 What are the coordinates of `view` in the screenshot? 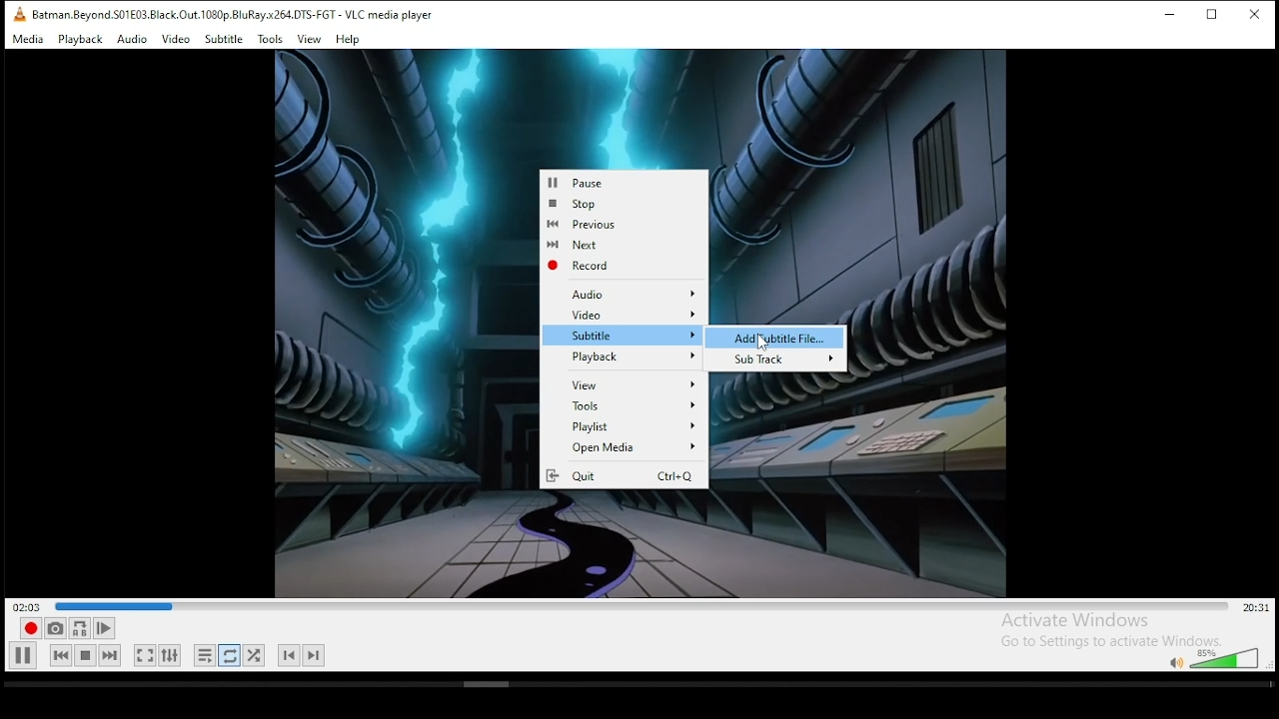 It's located at (308, 39).